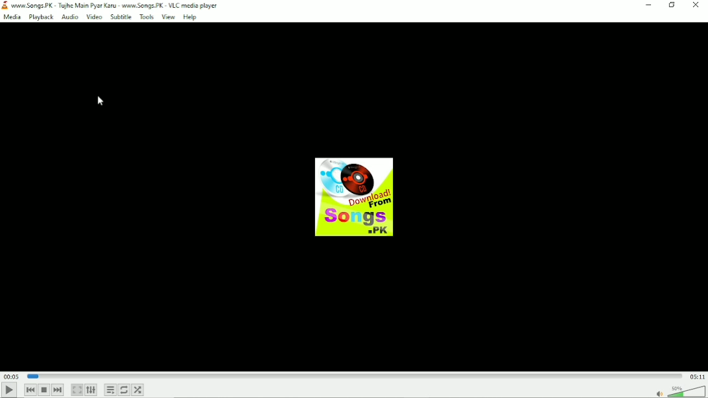 The height and width of the screenshot is (398, 708). Describe the element at coordinates (124, 390) in the screenshot. I see `Toggle between loop all, loop one and no loop` at that location.